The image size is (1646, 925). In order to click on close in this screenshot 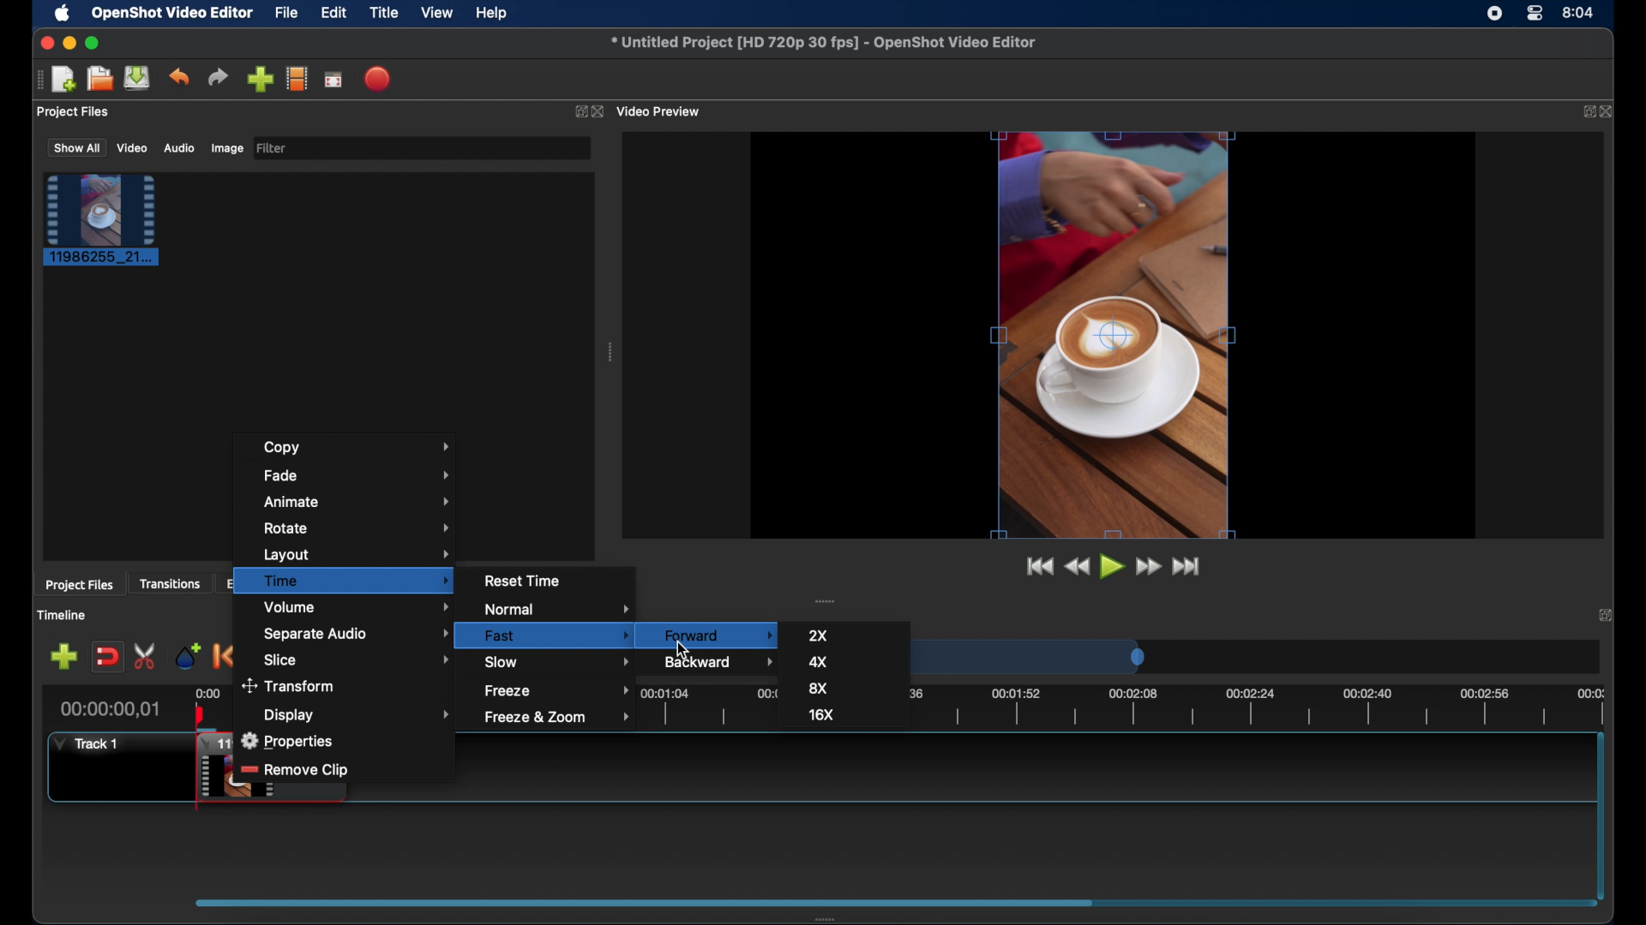, I will do `click(46, 44)`.